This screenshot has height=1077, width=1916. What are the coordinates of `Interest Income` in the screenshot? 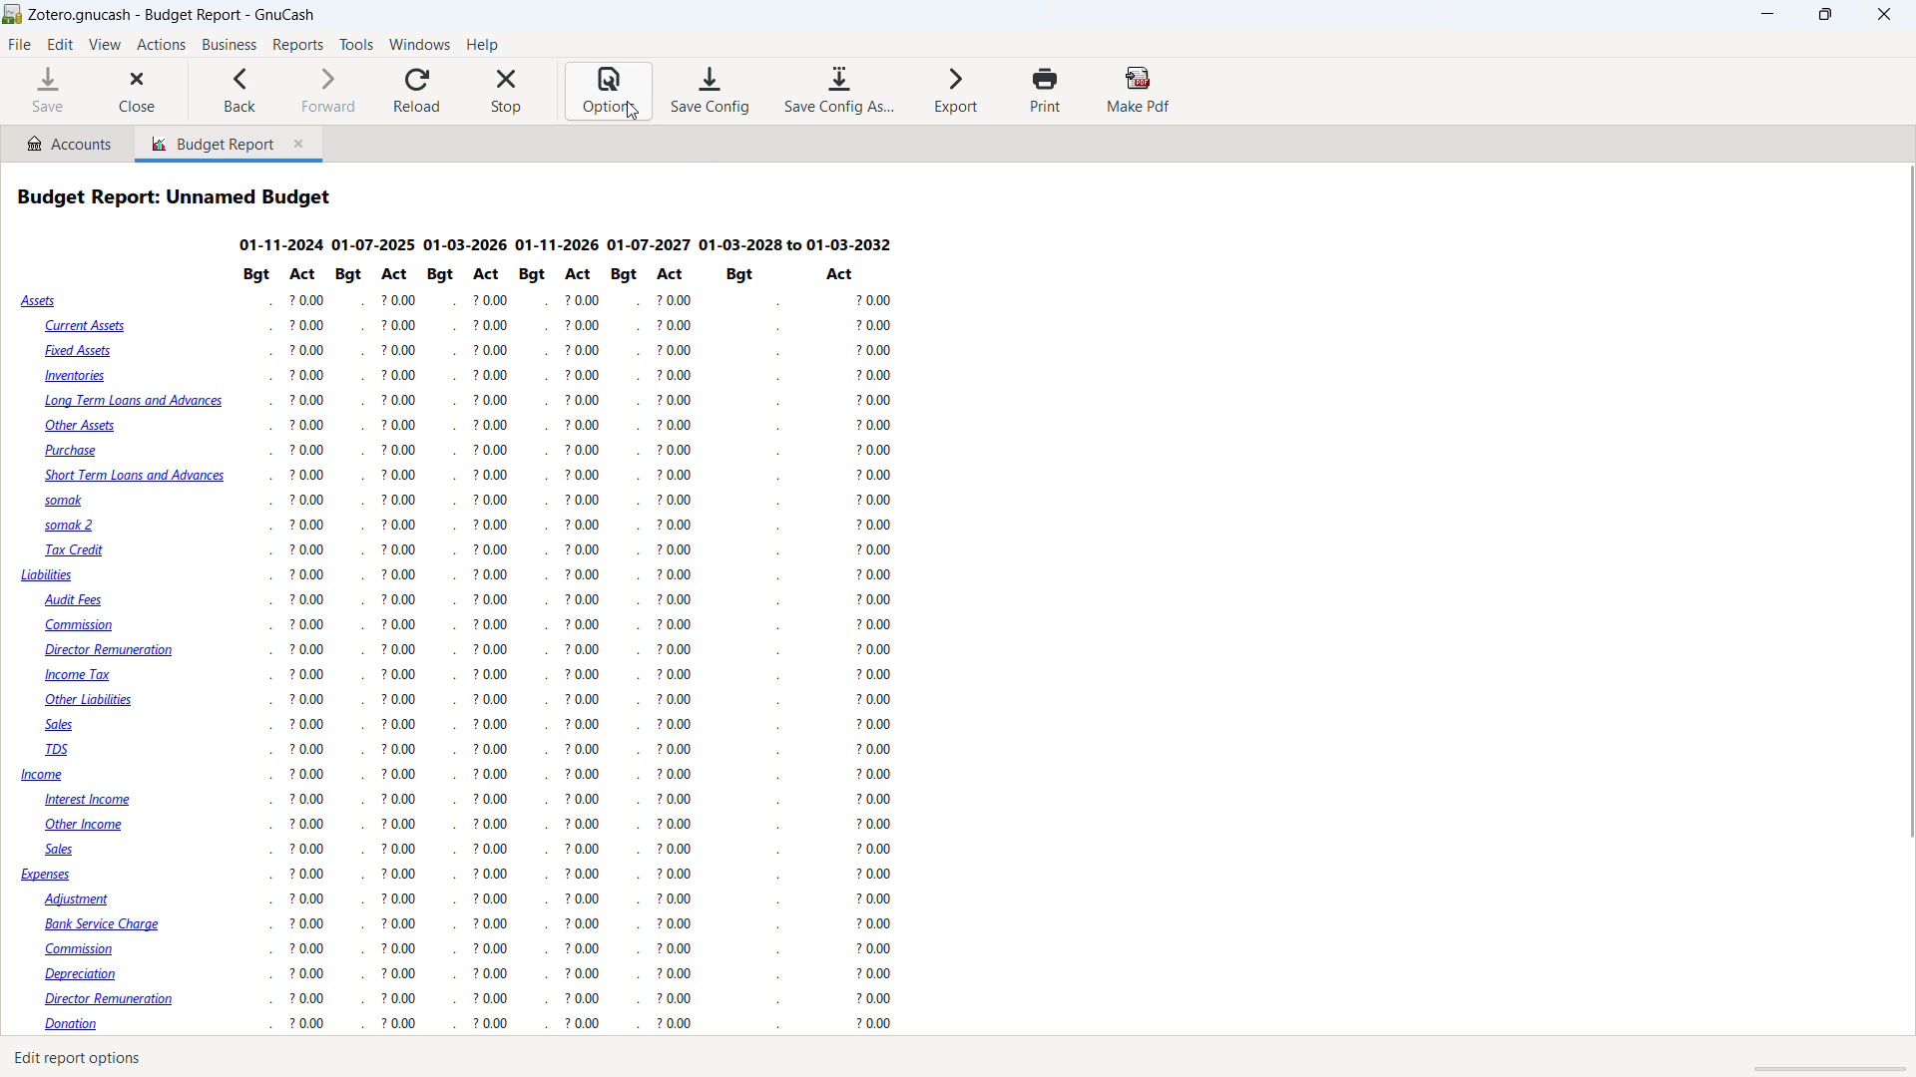 It's located at (99, 801).